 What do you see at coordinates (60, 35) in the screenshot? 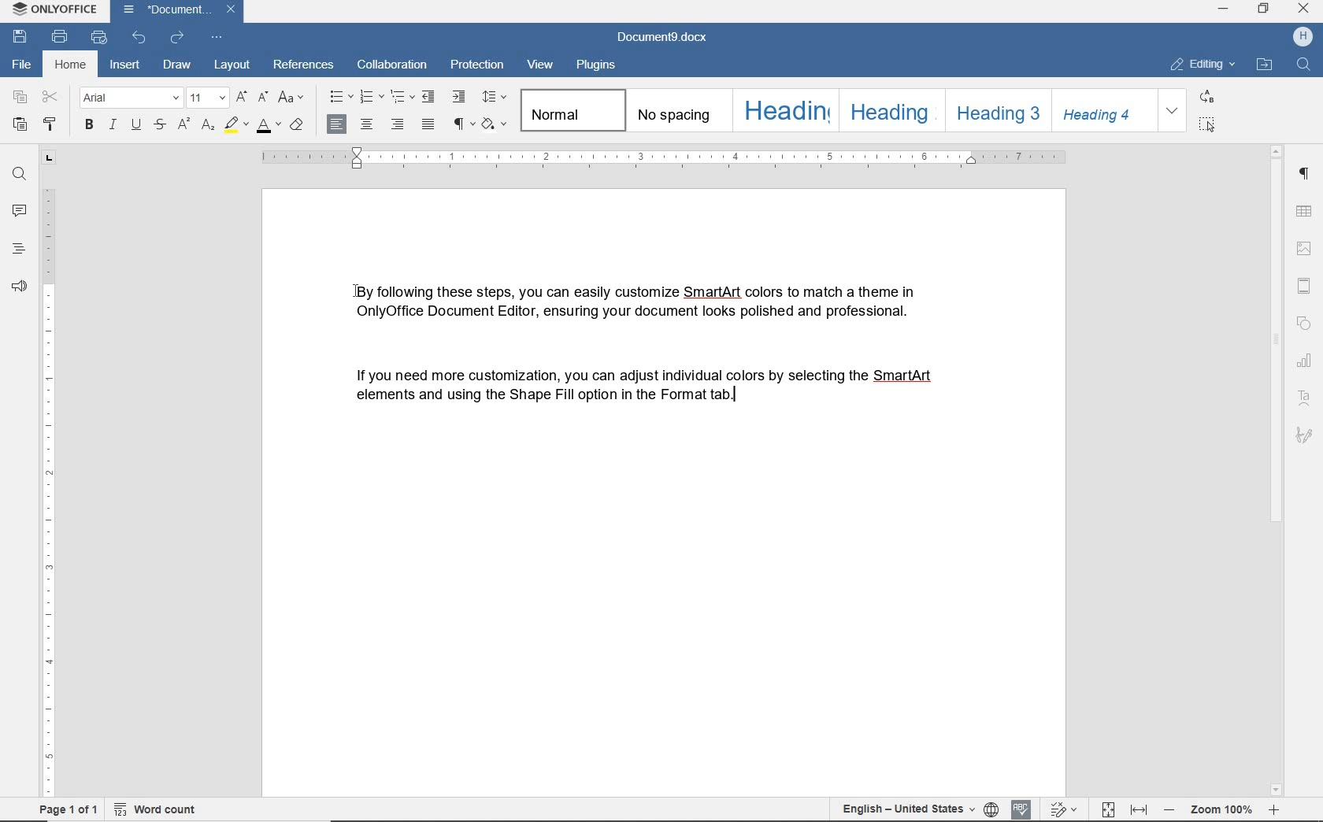
I see `print` at bounding box center [60, 35].